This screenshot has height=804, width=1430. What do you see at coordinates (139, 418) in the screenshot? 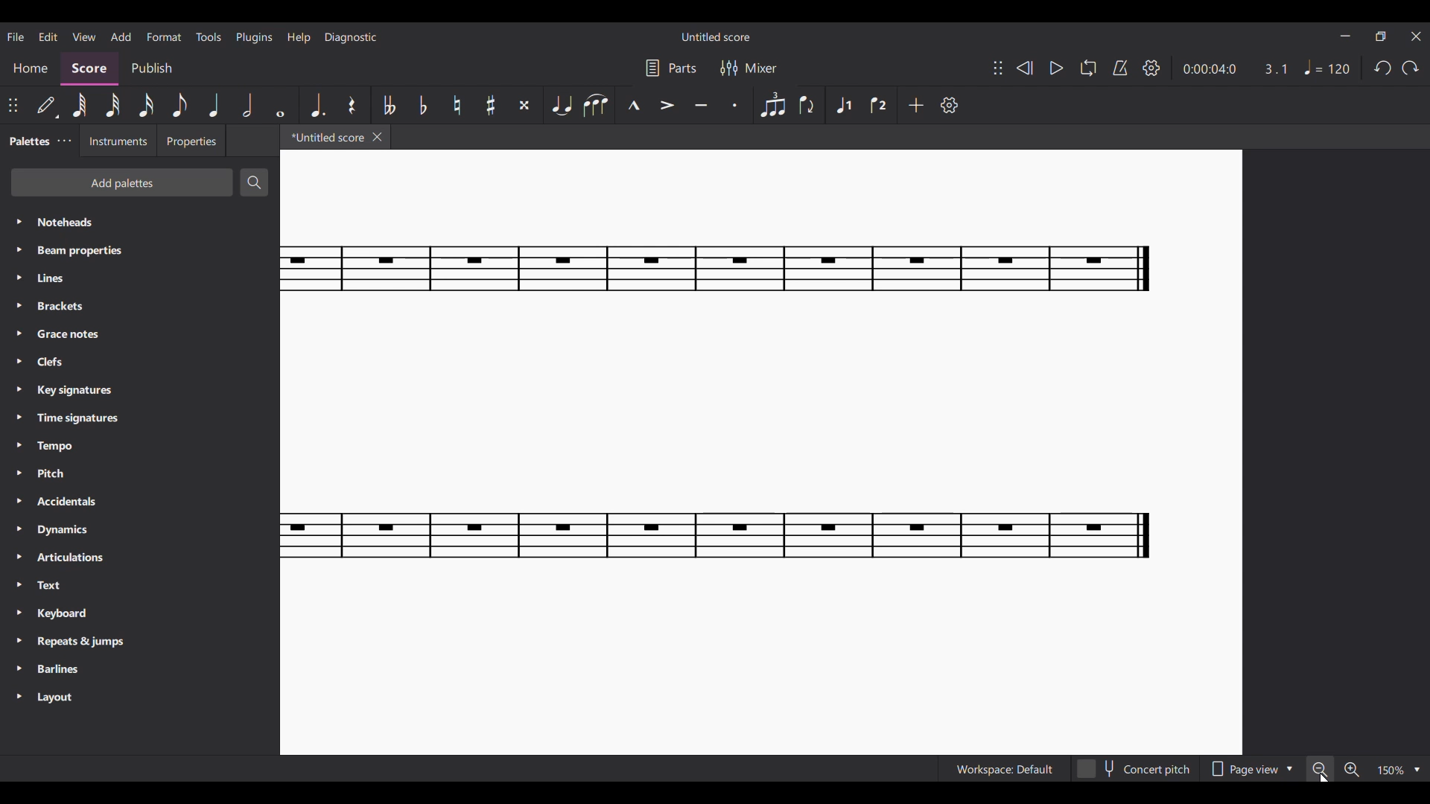
I see `Time signatures` at bounding box center [139, 418].